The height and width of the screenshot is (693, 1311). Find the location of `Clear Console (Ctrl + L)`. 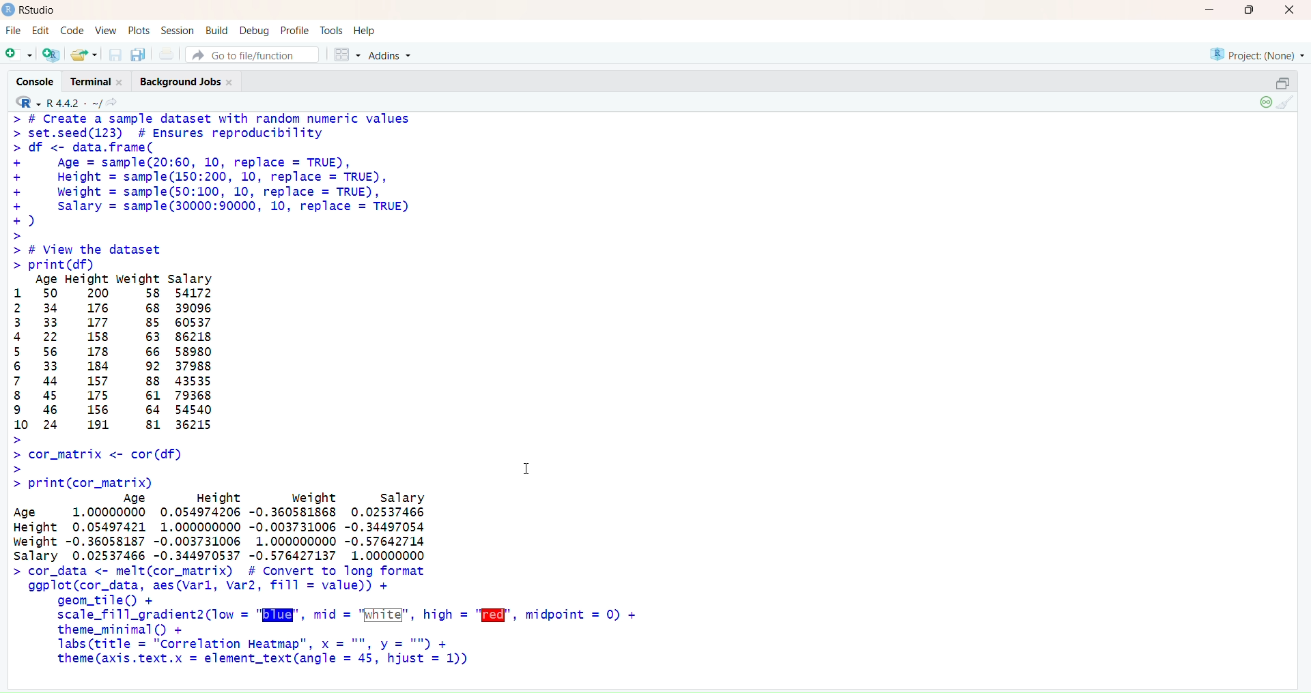

Clear Console (Ctrl + L) is located at coordinates (1288, 104).